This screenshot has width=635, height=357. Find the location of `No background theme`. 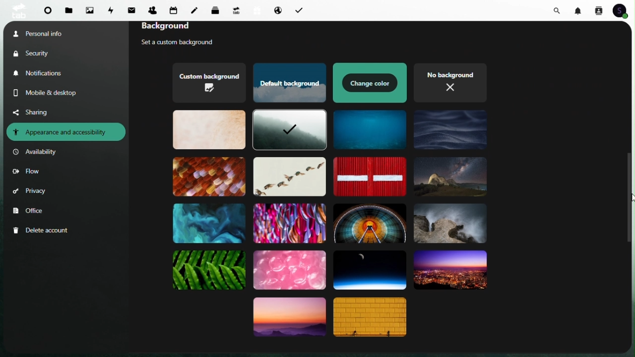

No background theme is located at coordinates (452, 82).